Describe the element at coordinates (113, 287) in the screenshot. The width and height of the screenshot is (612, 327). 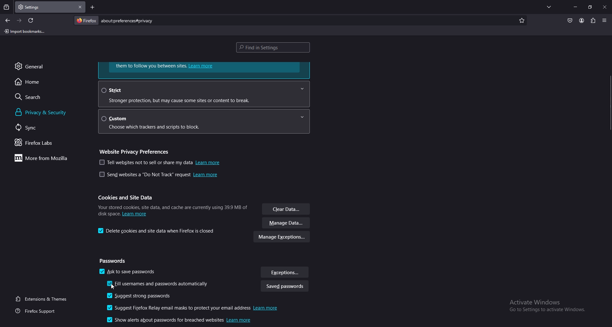
I see `cursor` at that location.